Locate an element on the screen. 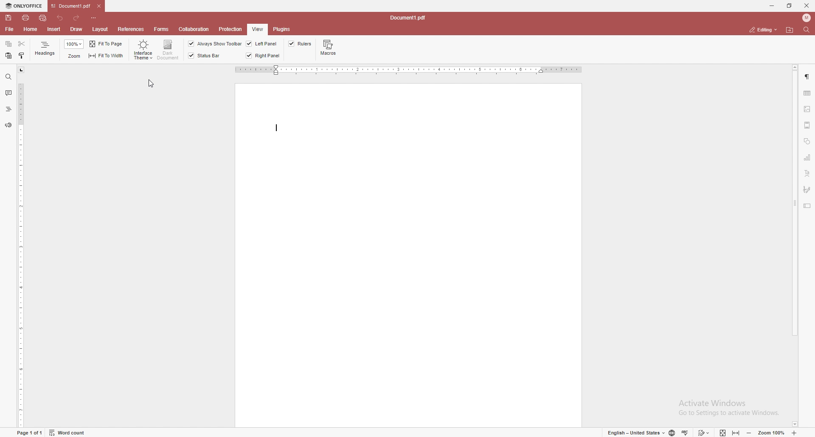  macros is located at coordinates (329, 48).